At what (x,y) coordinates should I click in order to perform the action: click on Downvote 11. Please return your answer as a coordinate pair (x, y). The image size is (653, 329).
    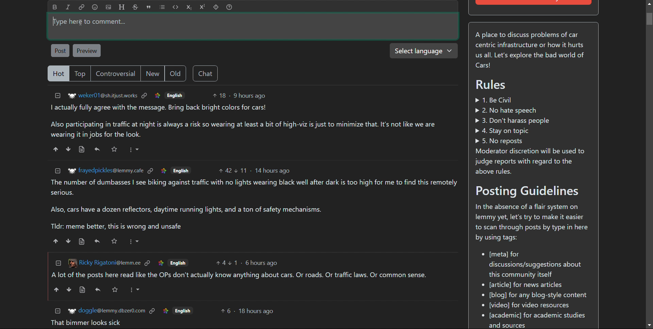
    Looking at the image, I should click on (242, 169).